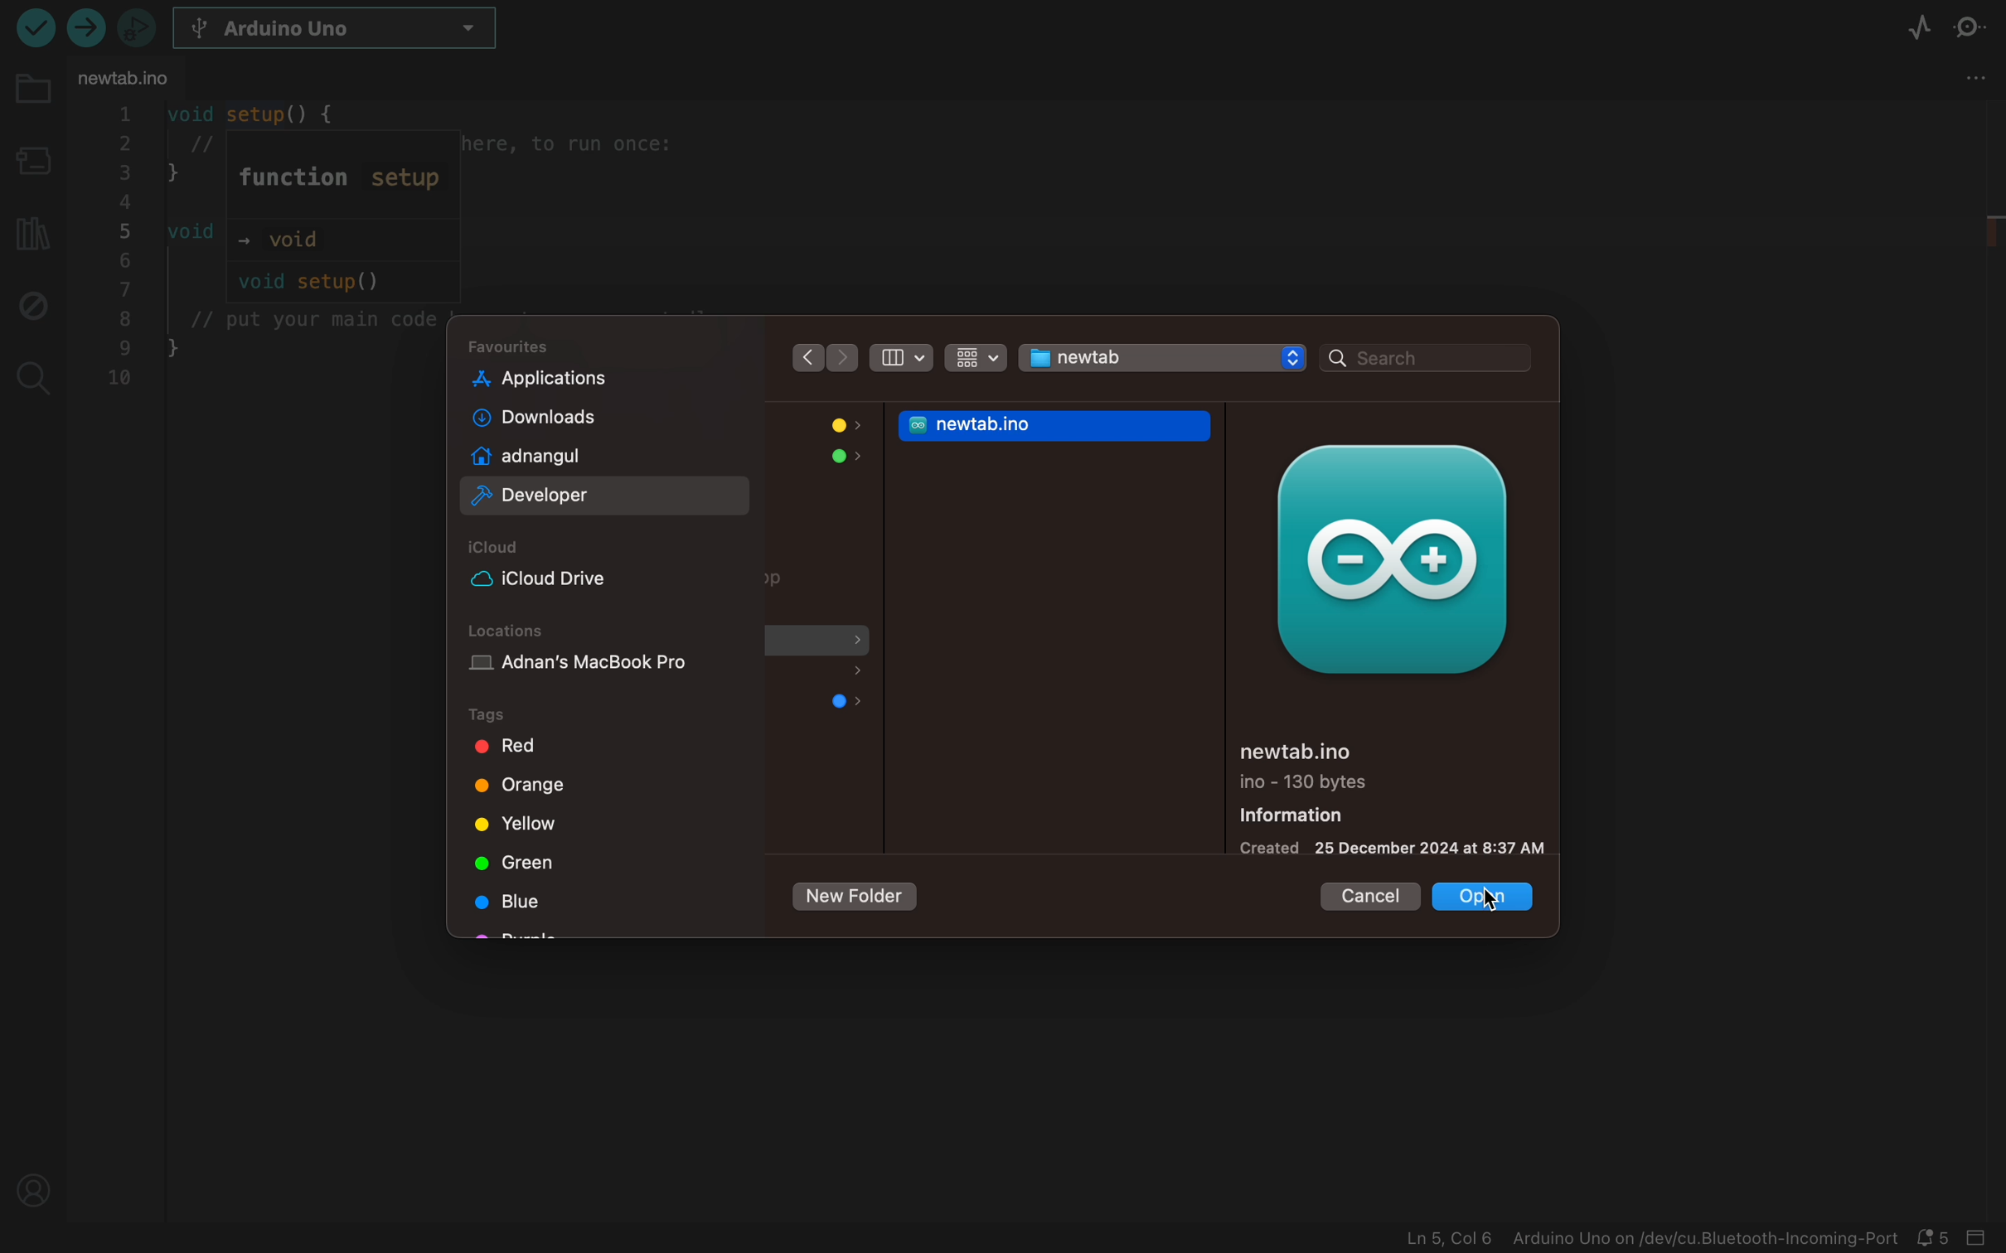 The image size is (2006, 1253). What do you see at coordinates (136, 27) in the screenshot?
I see `debugger` at bounding box center [136, 27].